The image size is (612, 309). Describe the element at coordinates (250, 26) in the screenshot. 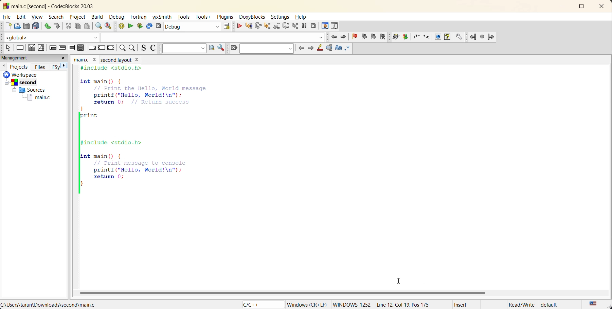

I see `run to cursor` at that location.